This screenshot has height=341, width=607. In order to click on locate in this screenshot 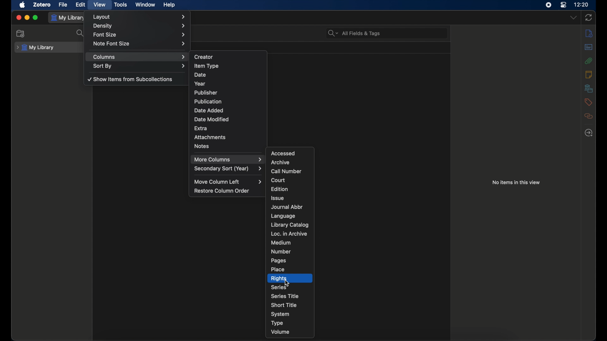, I will do `click(589, 133)`.